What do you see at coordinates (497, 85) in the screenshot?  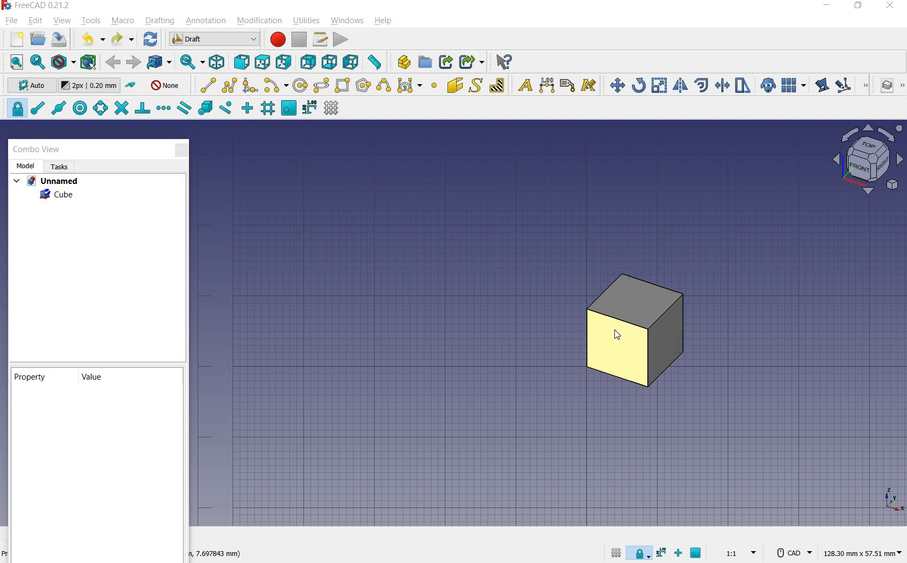 I see `hatch` at bounding box center [497, 85].